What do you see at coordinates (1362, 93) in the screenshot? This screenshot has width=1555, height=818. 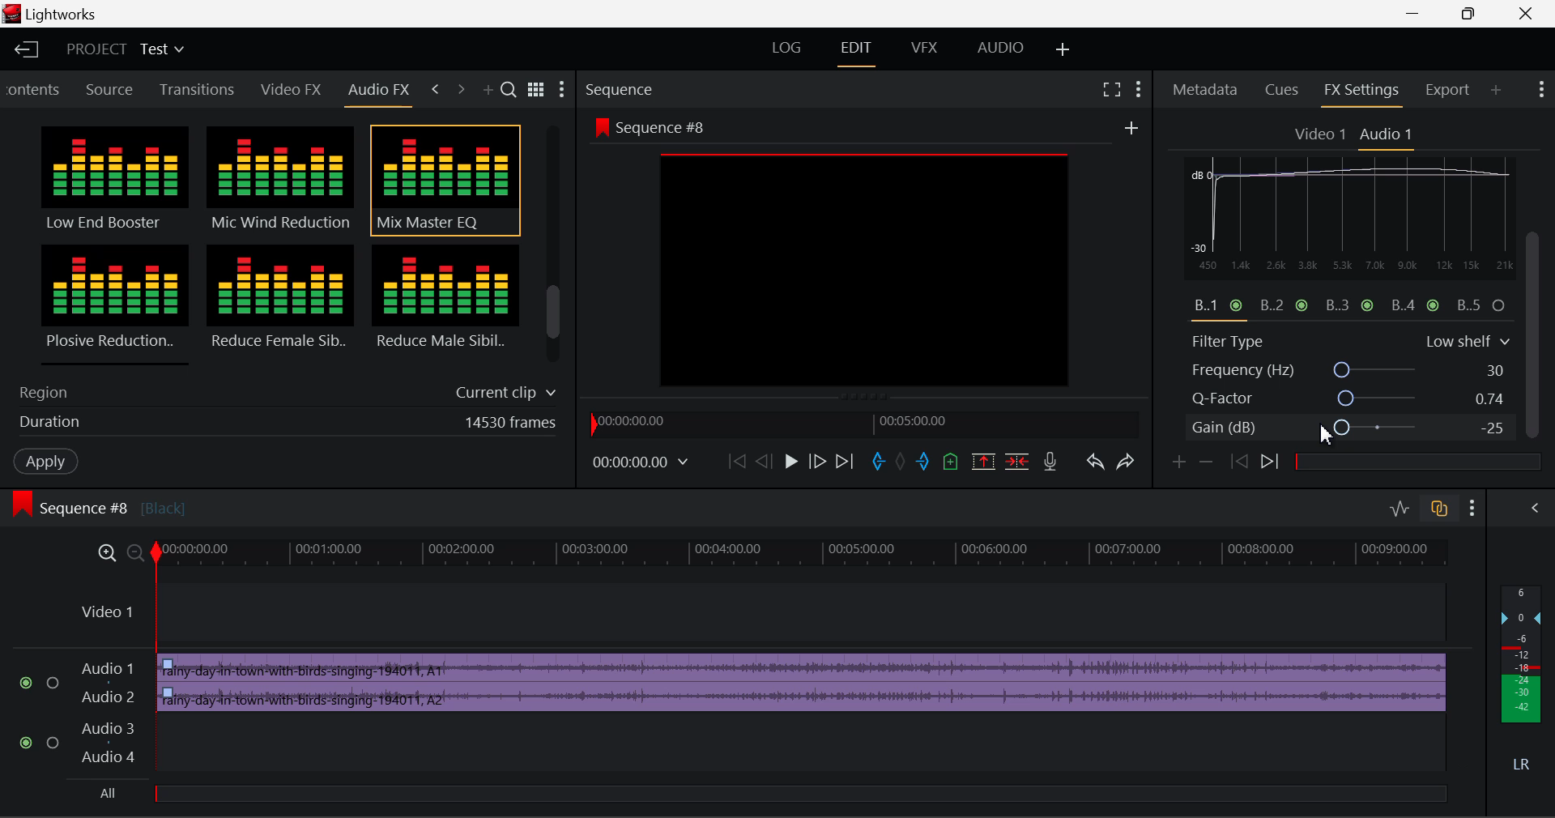 I see `FX Settings Open` at bounding box center [1362, 93].